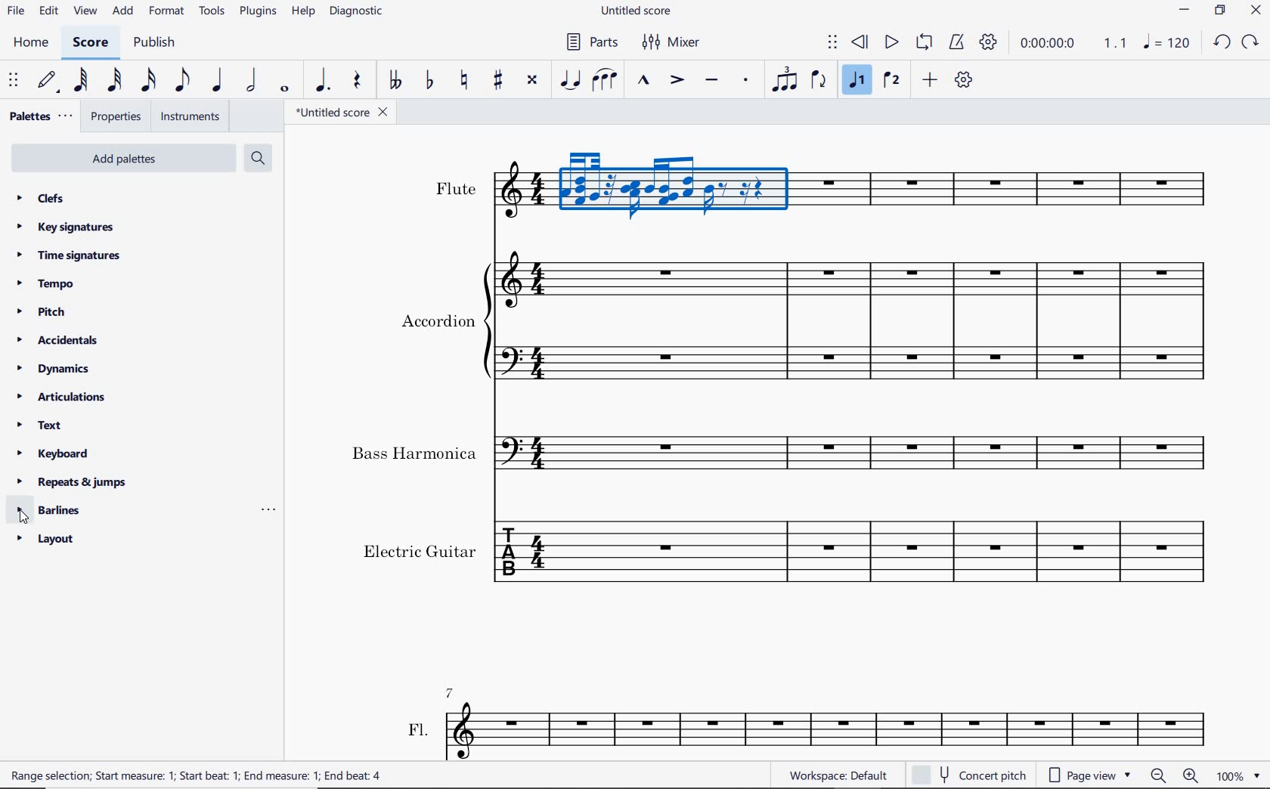  I want to click on voice 1, so click(858, 82).